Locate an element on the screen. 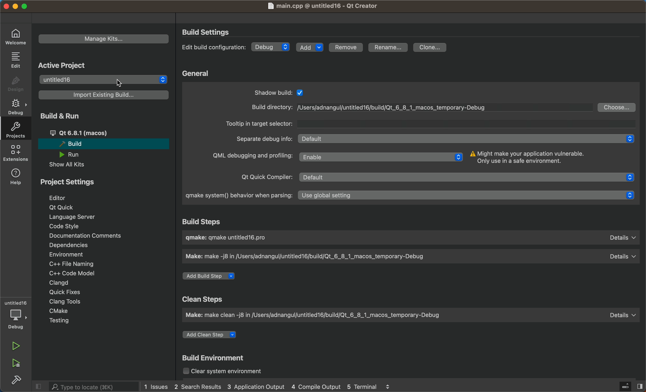 Image resolution: width=646 pixels, height=392 pixels. logs is located at coordinates (275, 386).